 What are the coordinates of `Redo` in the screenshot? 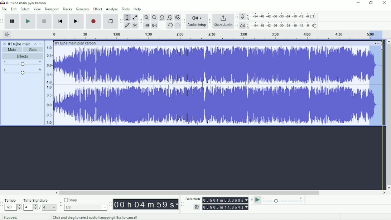 It's located at (178, 25).